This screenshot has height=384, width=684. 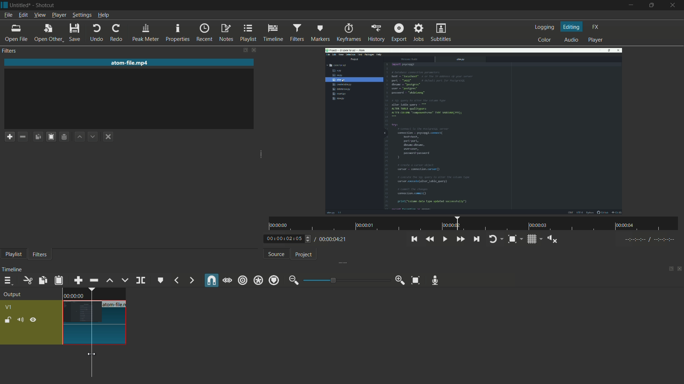 I want to click on add a filter, so click(x=10, y=137).